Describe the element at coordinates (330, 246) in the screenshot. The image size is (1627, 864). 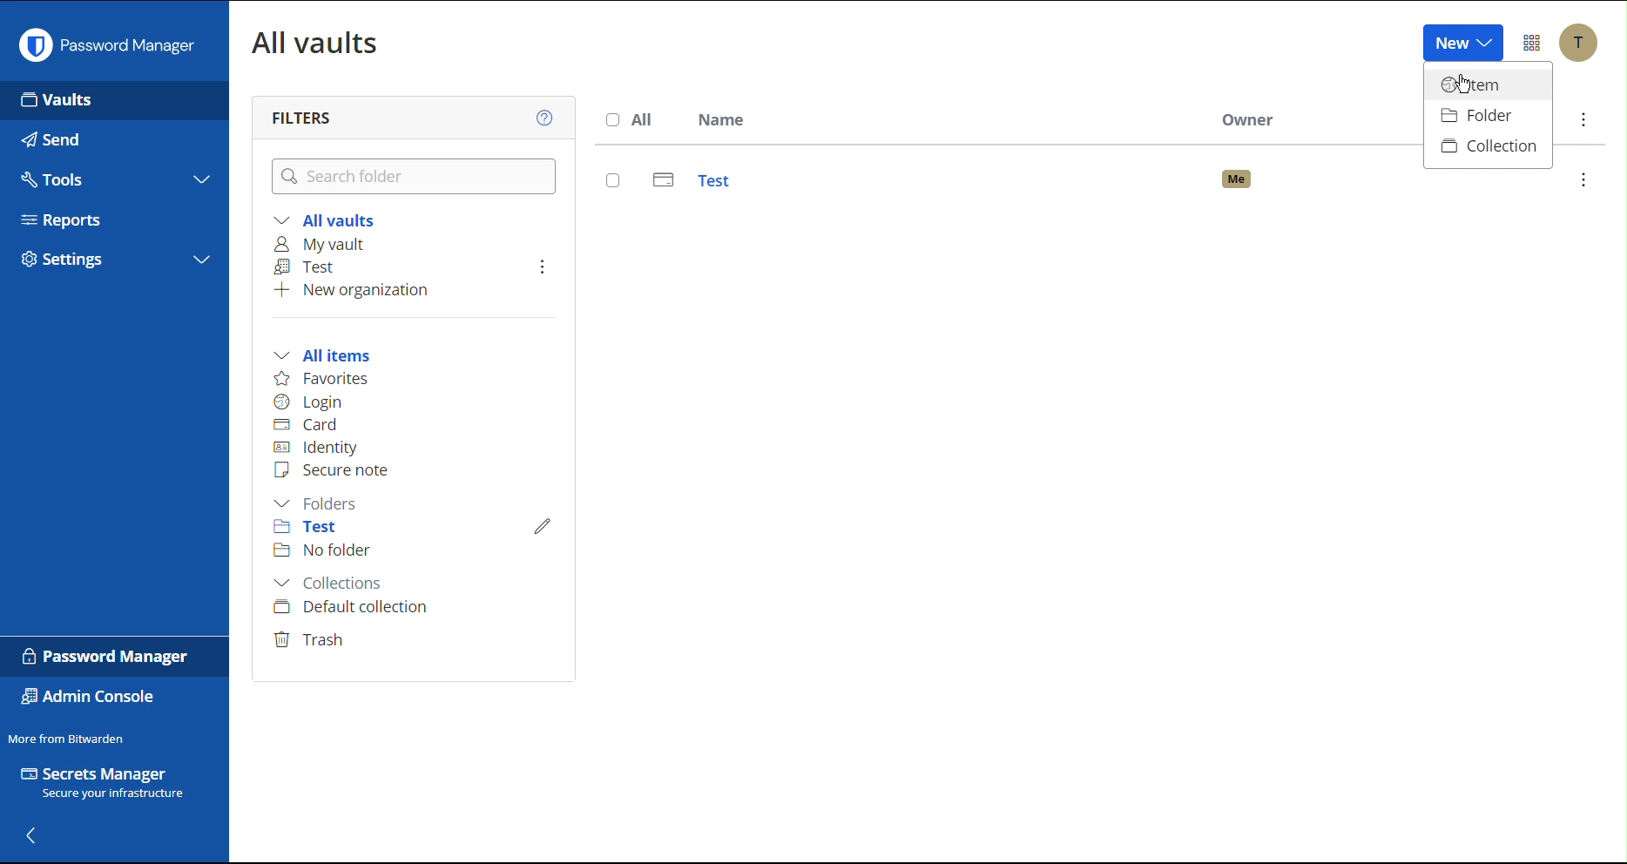
I see `My vault` at that location.